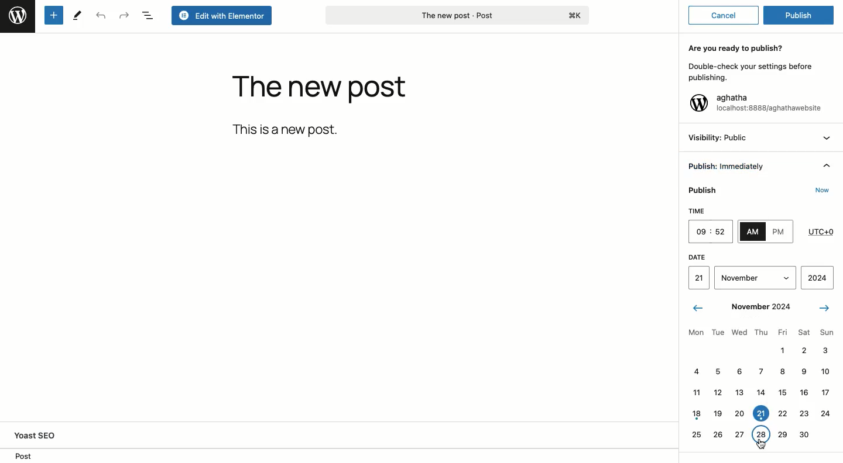 The height and width of the screenshot is (463, 843). What do you see at coordinates (695, 393) in the screenshot?
I see `11` at bounding box center [695, 393].